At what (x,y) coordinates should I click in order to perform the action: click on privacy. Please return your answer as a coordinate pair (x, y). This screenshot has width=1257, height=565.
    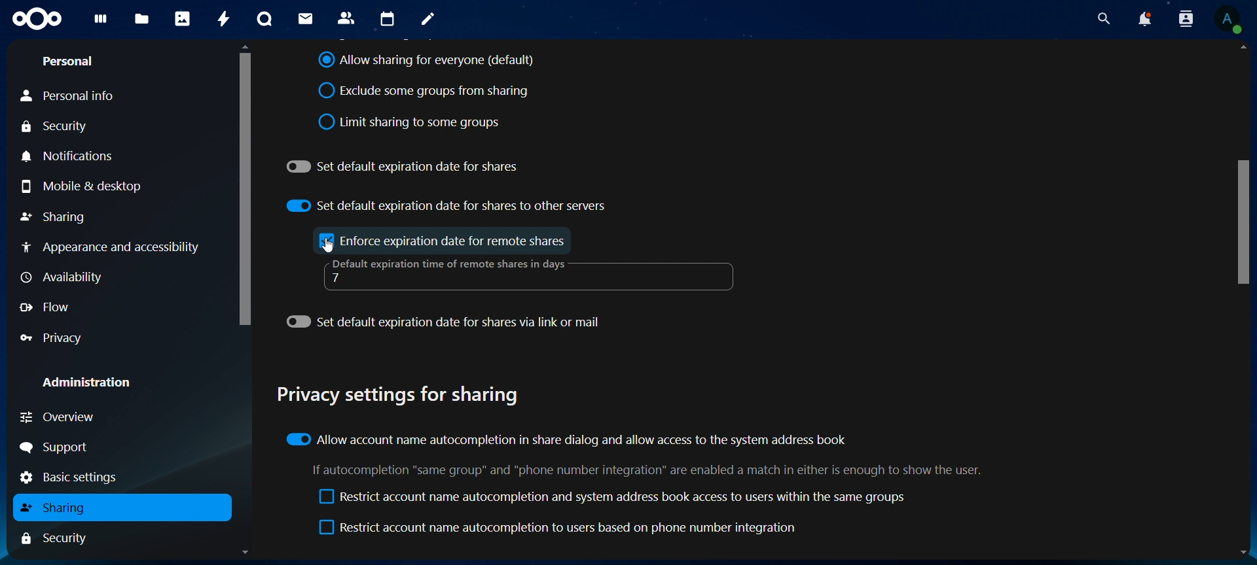
    Looking at the image, I should click on (54, 337).